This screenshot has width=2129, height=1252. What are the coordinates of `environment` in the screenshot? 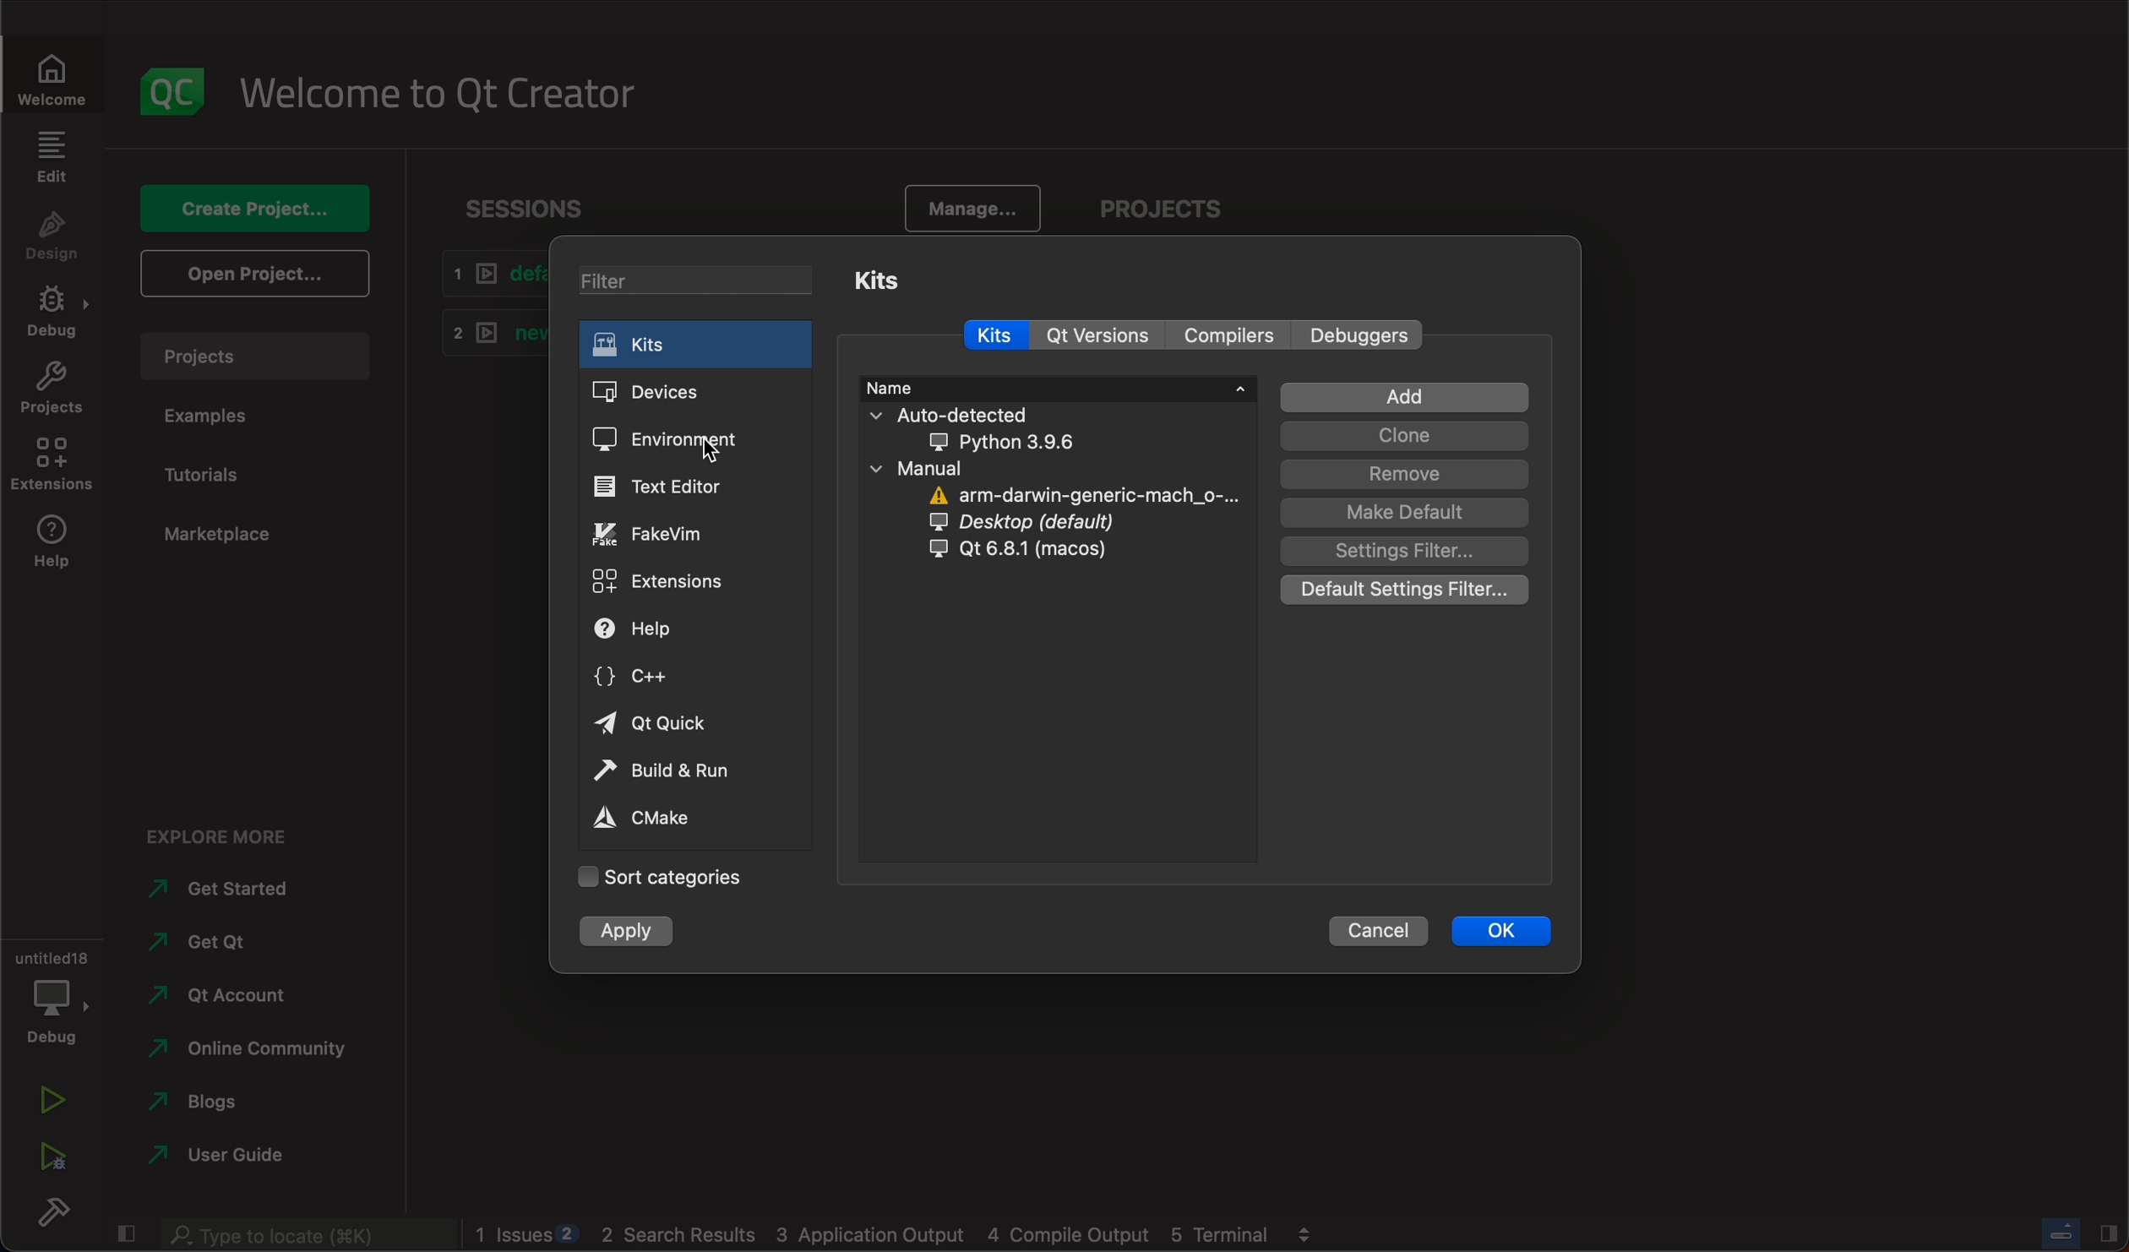 It's located at (674, 441).